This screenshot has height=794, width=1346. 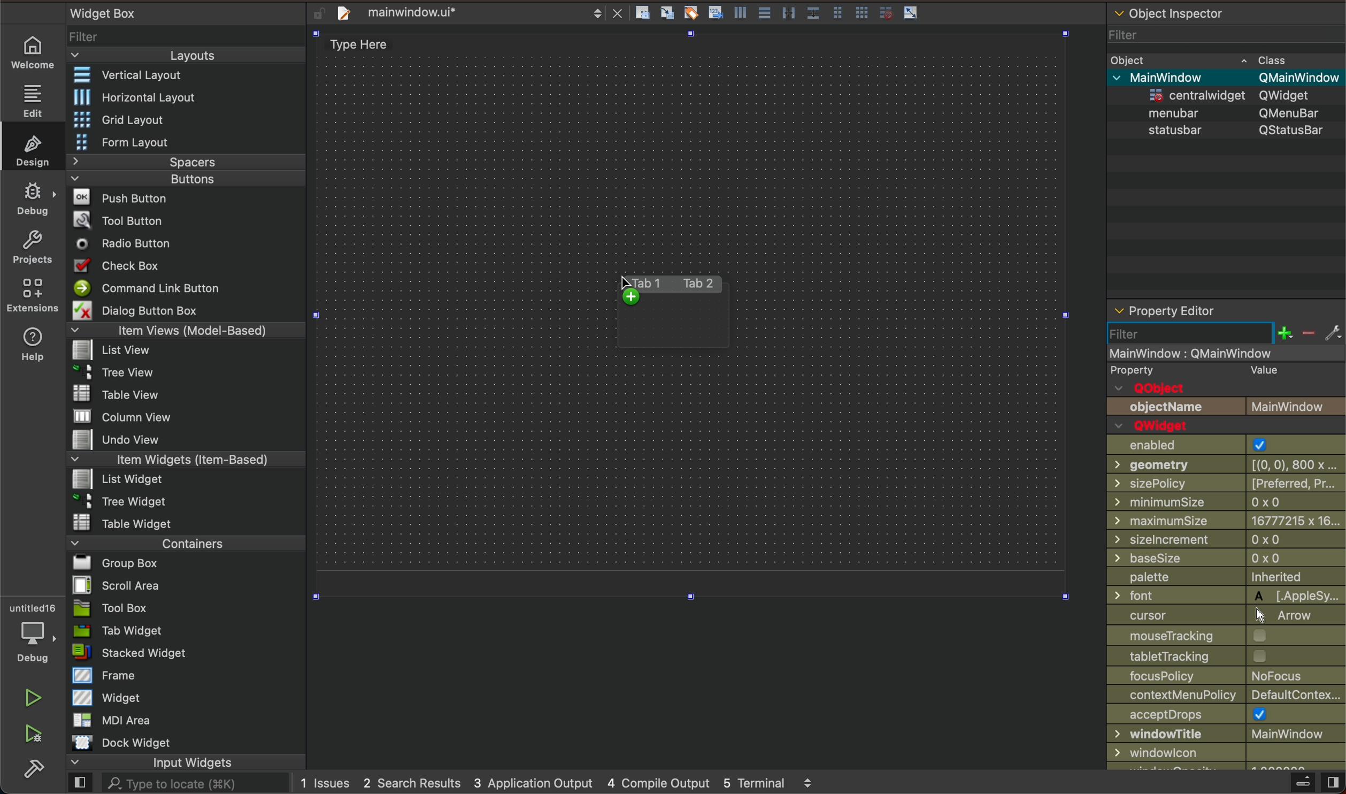 What do you see at coordinates (1228, 353) in the screenshot?
I see `mainwindow` at bounding box center [1228, 353].